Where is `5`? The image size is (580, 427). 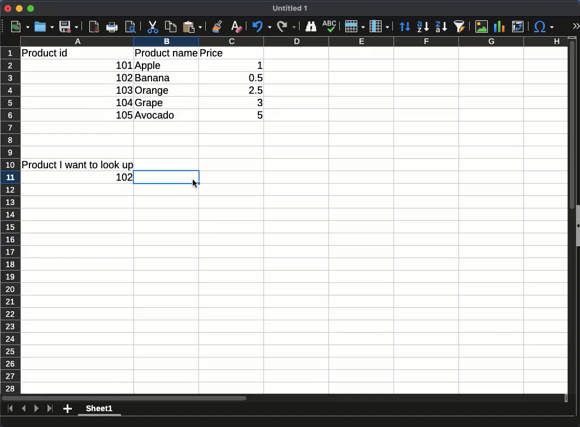 5 is located at coordinates (254, 115).